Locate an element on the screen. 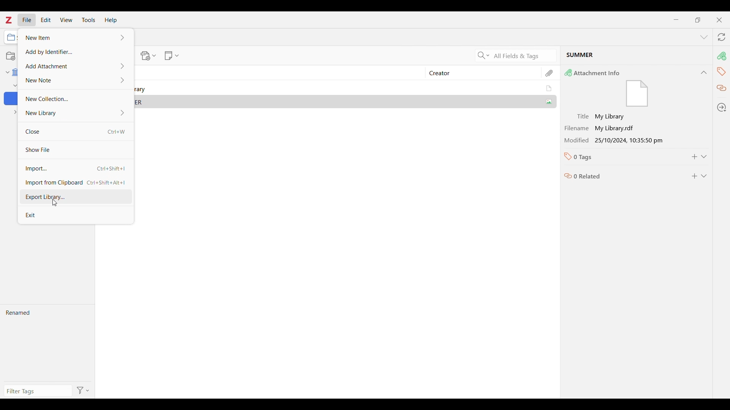 Image resolution: width=730 pixels, height=410 pixels. New note  is located at coordinates (76, 80).